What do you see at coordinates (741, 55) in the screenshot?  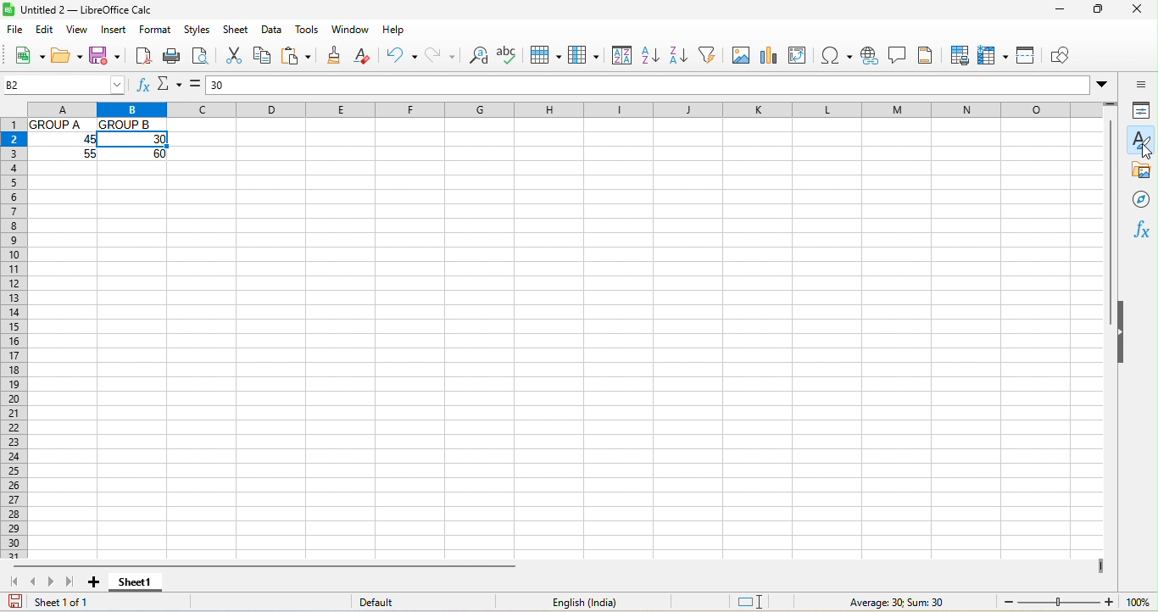 I see `image` at bounding box center [741, 55].